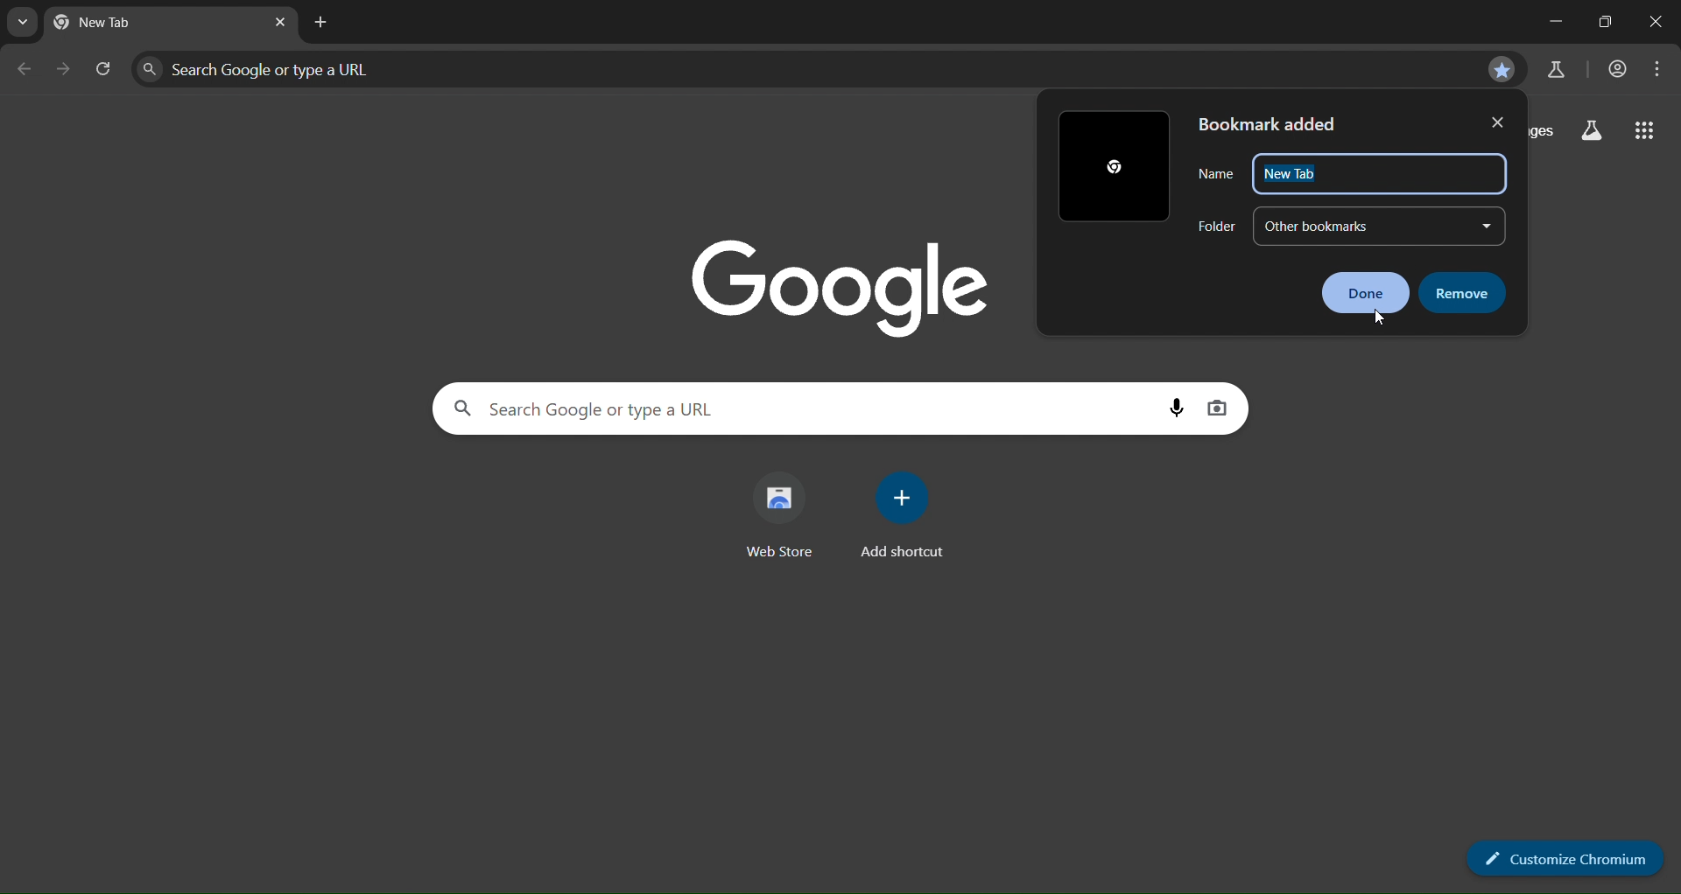 This screenshot has width=1681, height=894. Describe the element at coordinates (1380, 174) in the screenshot. I see `NewTab` at that location.